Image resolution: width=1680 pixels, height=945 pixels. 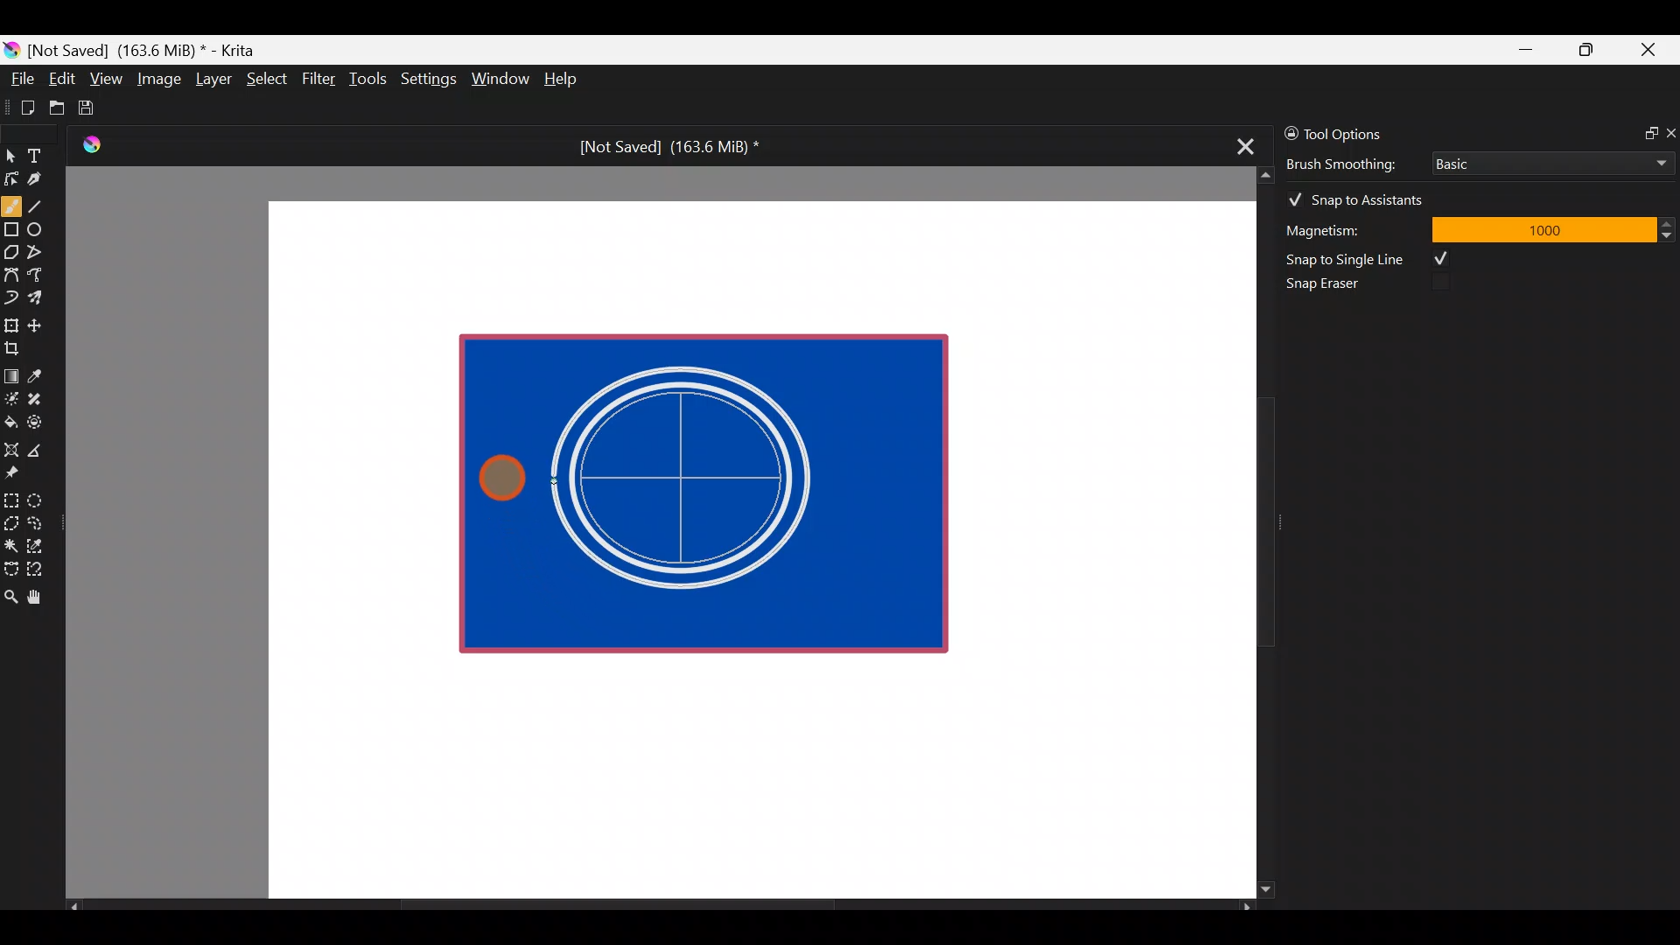 What do you see at coordinates (504, 477) in the screenshot?
I see `Cursor` at bounding box center [504, 477].